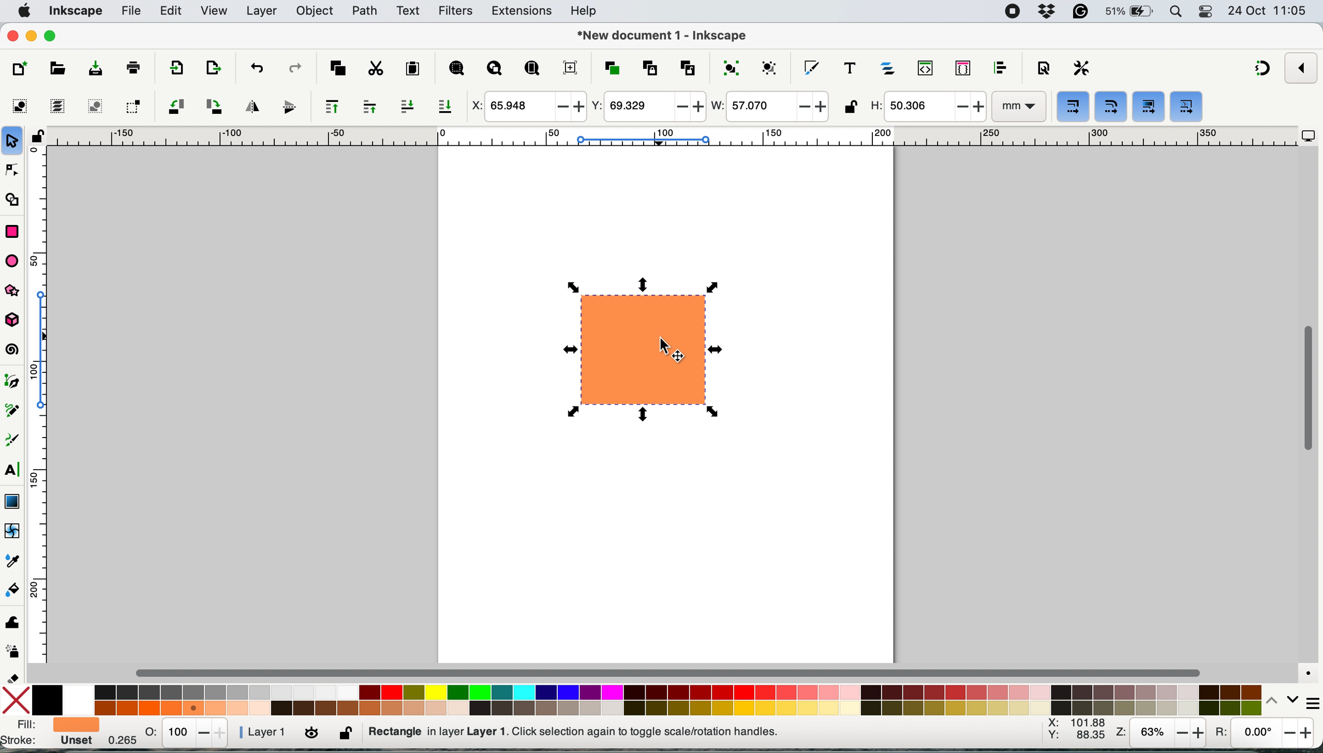 Image resolution: width=1323 pixels, height=753 pixels. Describe the element at coordinates (12, 620) in the screenshot. I see `tweak tool` at that location.